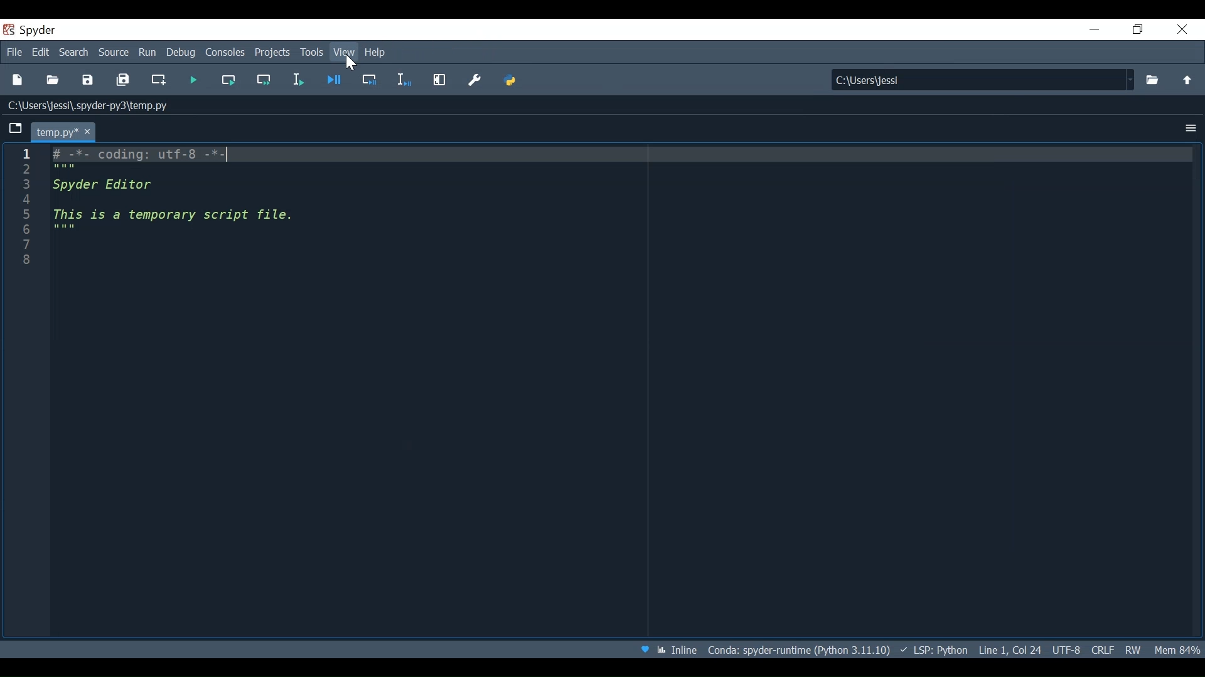 This screenshot has height=677, width=1205. What do you see at coordinates (1067, 649) in the screenshot?
I see `File Encoding` at bounding box center [1067, 649].